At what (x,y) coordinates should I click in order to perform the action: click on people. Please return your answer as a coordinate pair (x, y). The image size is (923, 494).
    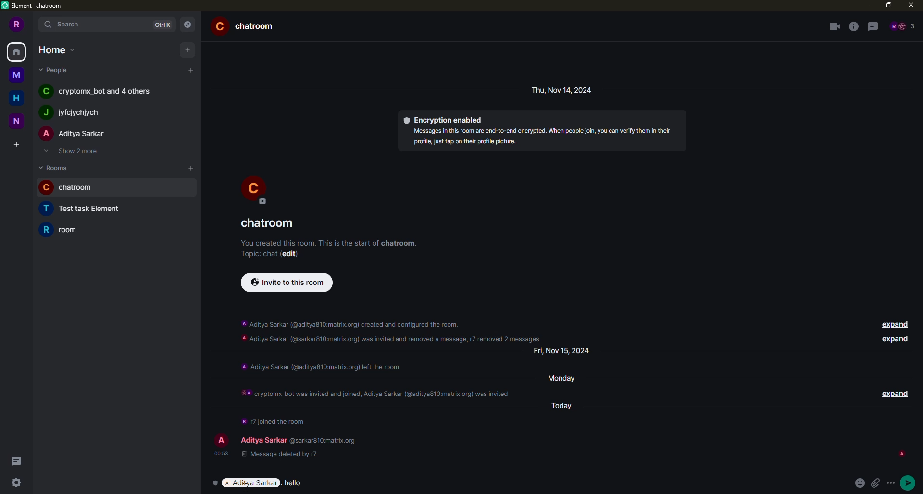
    Looking at the image, I should click on (902, 26).